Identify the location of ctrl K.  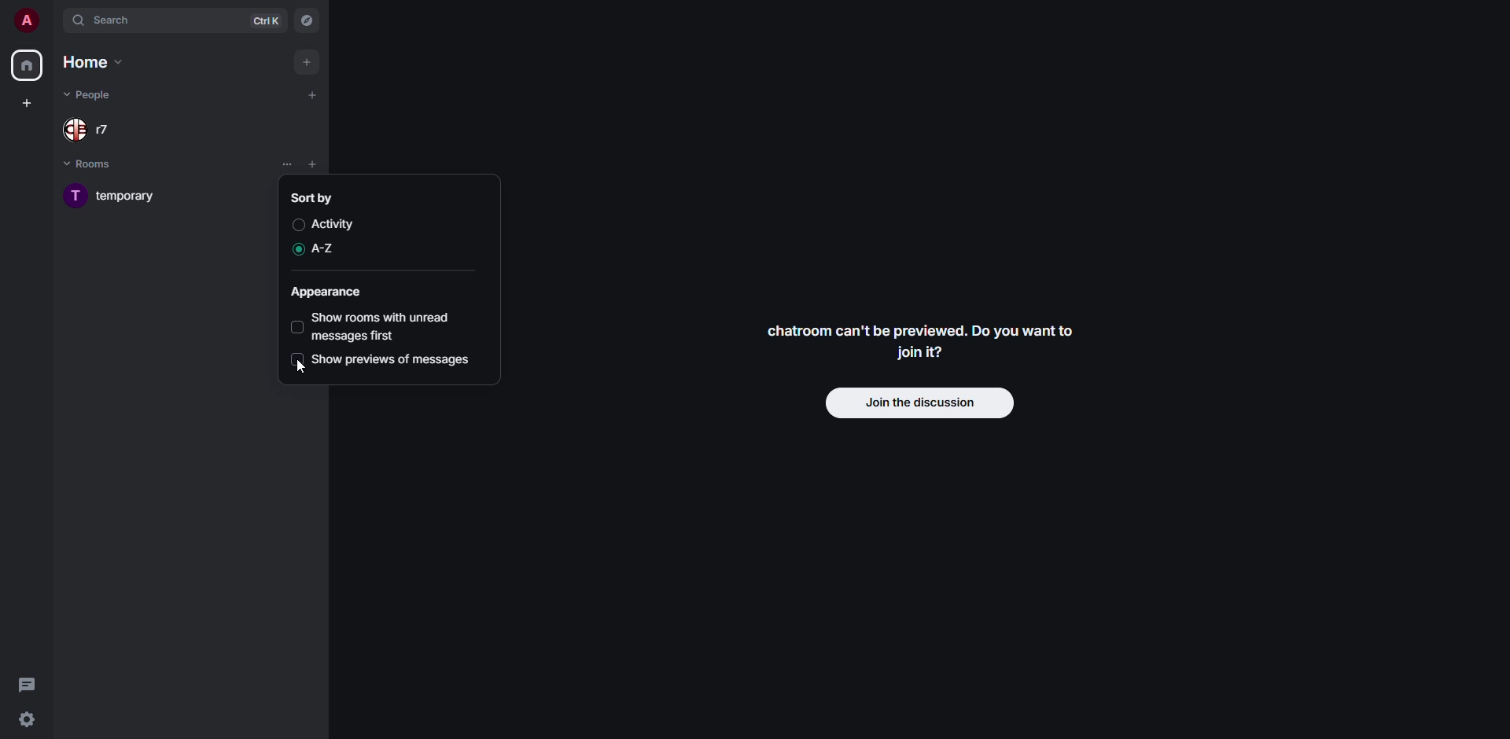
(267, 20).